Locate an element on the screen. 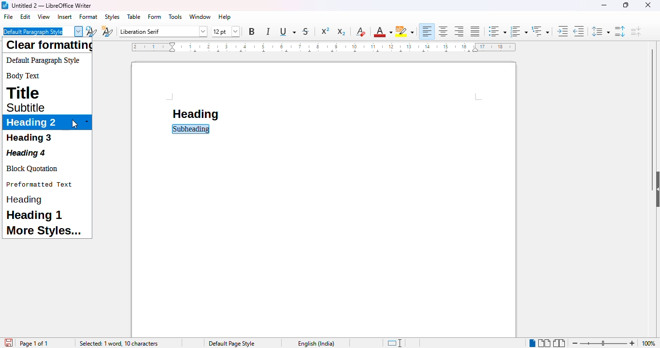  new style from selection is located at coordinates (107, 31).